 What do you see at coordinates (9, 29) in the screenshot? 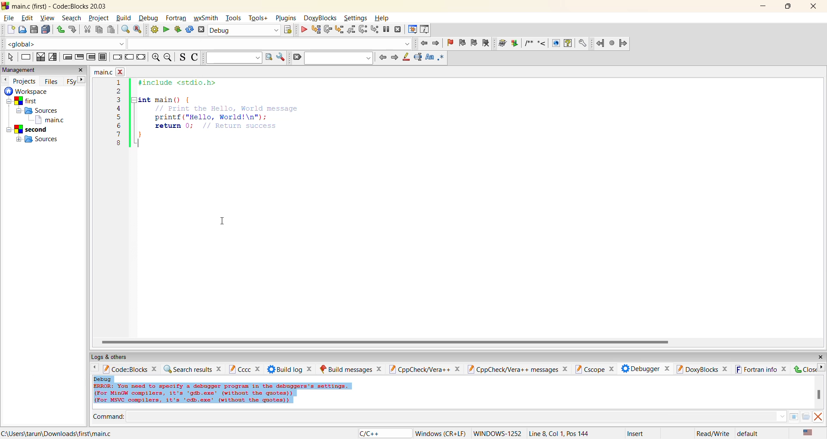
I see `new` at bounding box center [9, 29].